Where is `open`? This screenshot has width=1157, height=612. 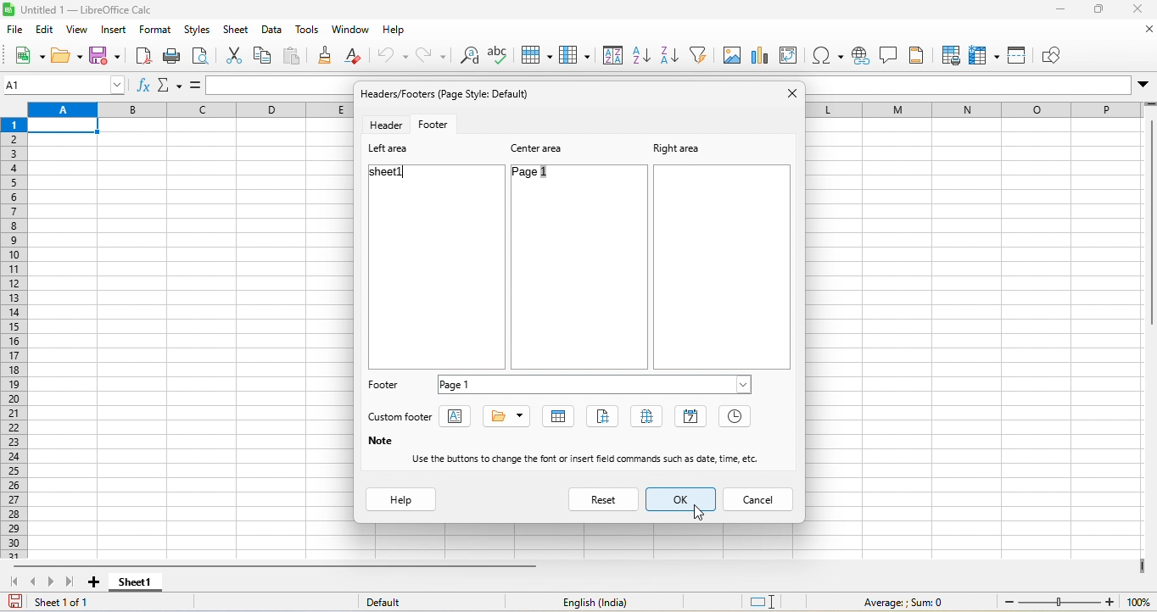 open is located at coordinates (64, 55).